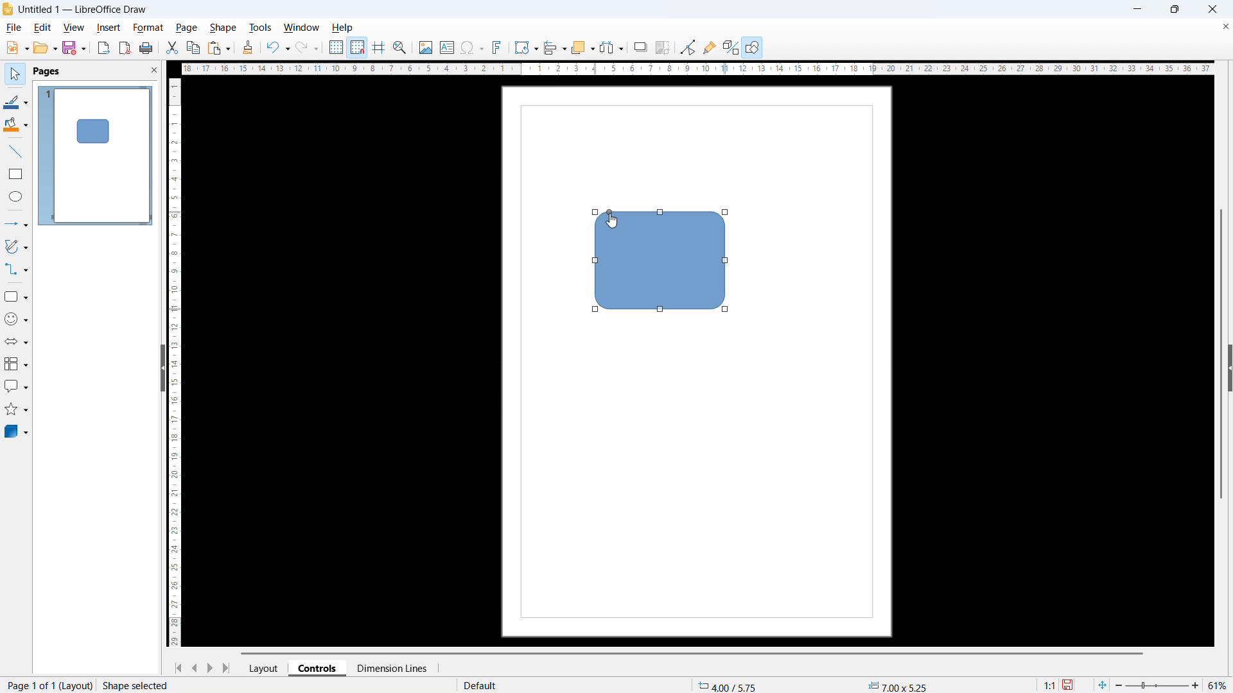  What do you see at coordinates (401, 47) in the screenshot?
I see `Zoom ` at bounding box center [401, 47].